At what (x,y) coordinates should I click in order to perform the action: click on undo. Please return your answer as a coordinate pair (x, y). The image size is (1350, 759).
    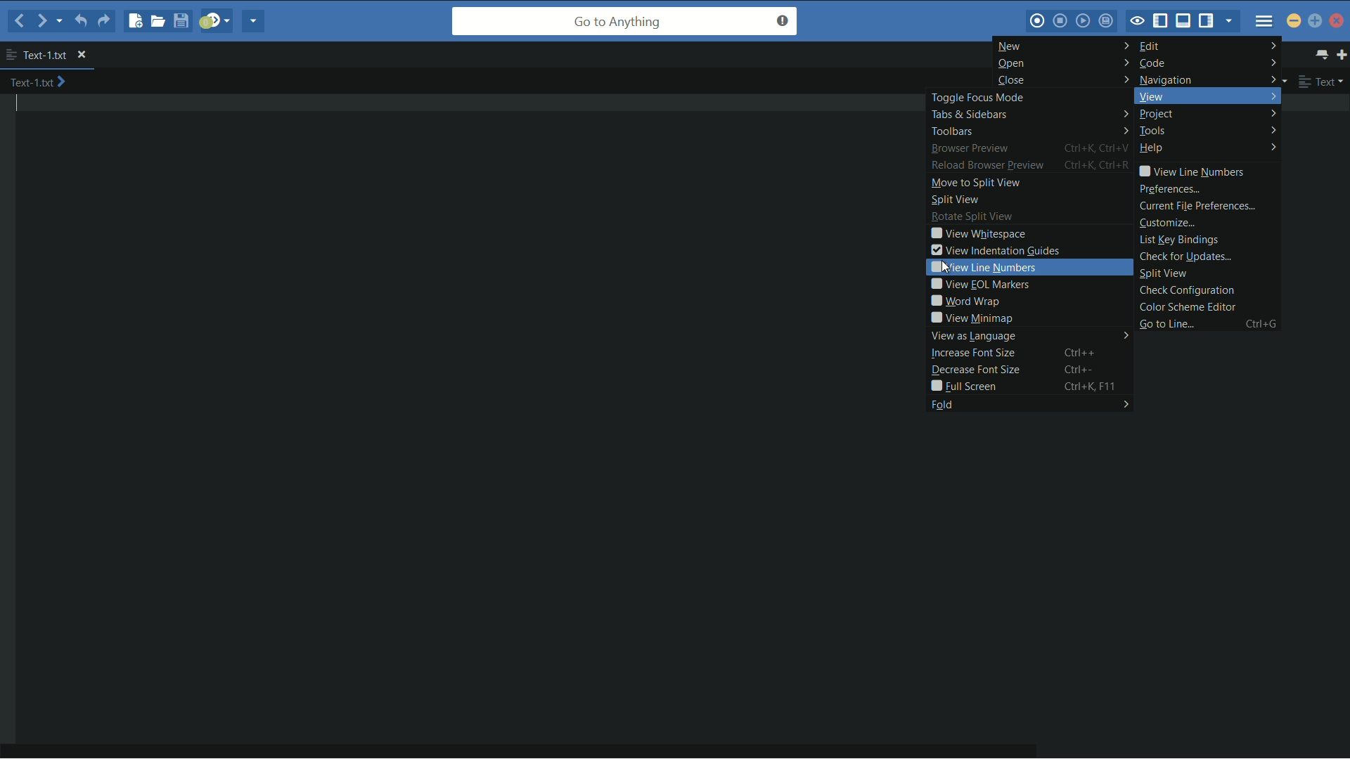
    Looking at the image, I should click on (82, 21).